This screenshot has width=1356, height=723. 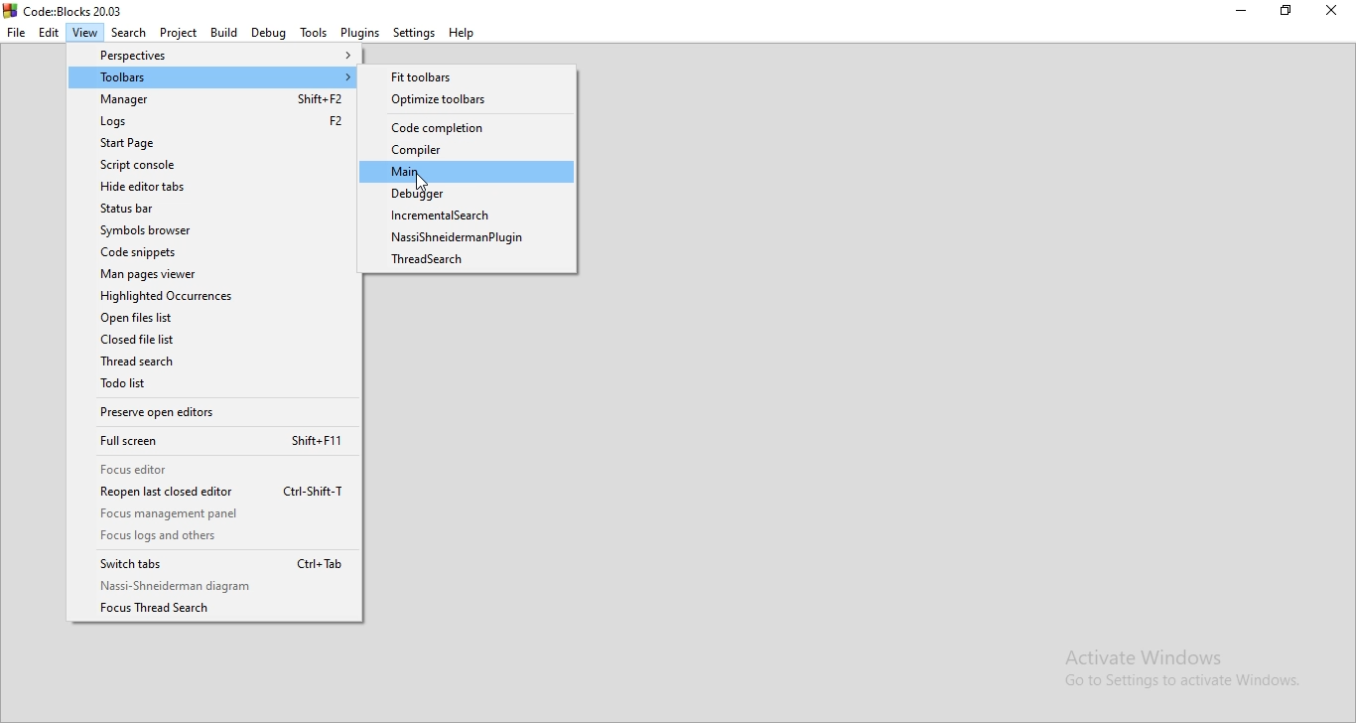 What do you see at coordinates (463, 32) in the screenshot?
I see `Help` at bounding box center [463, 32].